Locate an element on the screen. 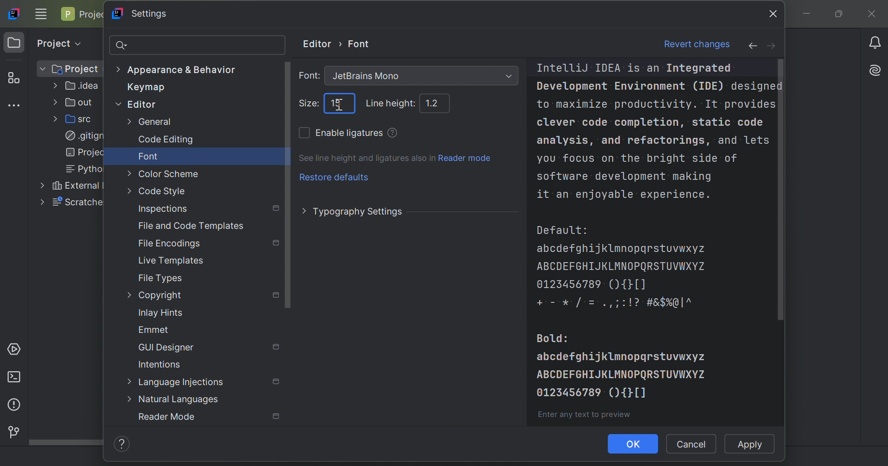  Font is located at coordinates (149, 155).